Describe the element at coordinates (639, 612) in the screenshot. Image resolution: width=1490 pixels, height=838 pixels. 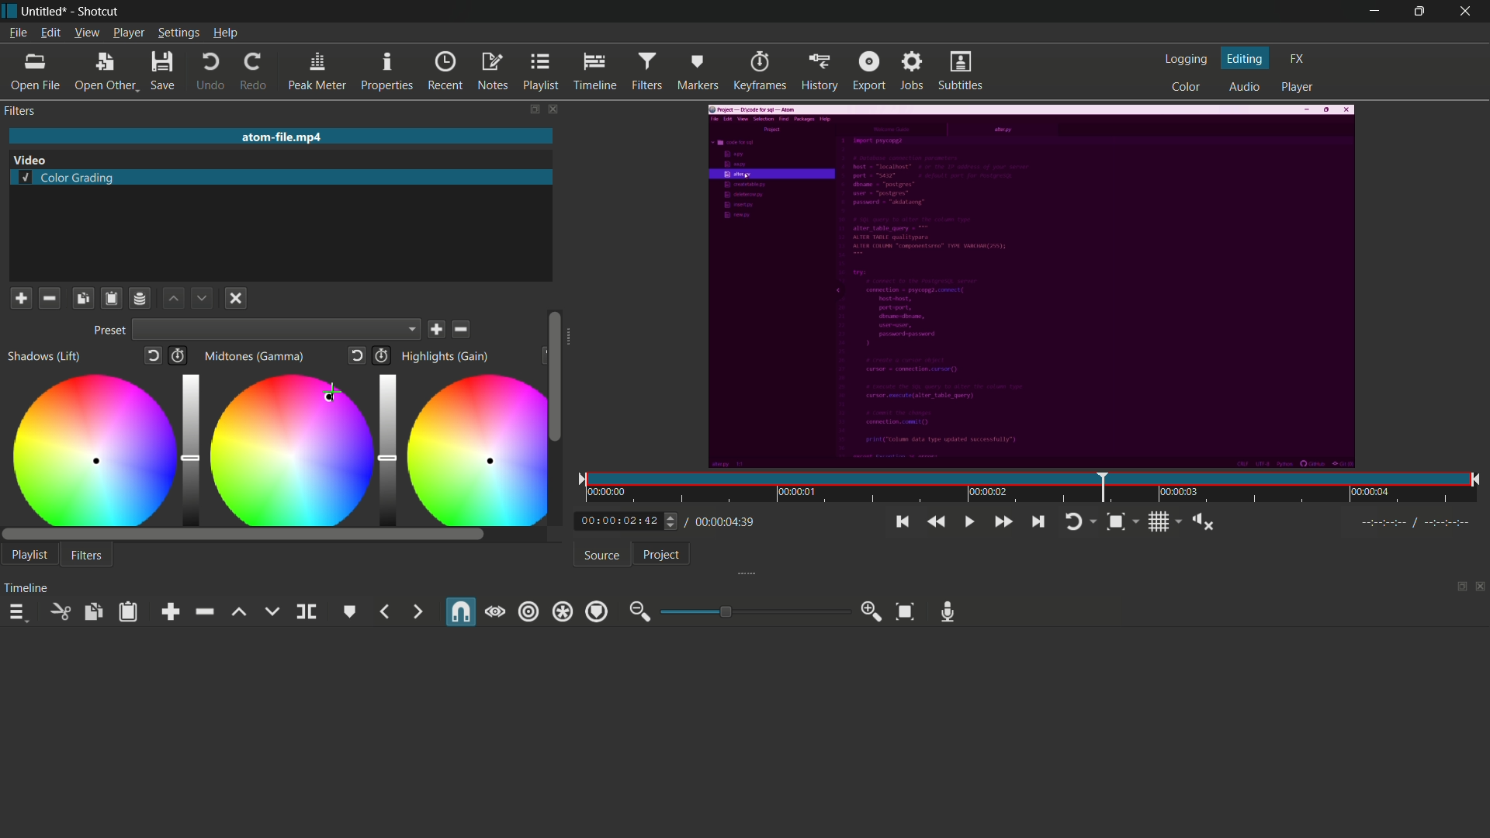
I see `zoom out` at that location.